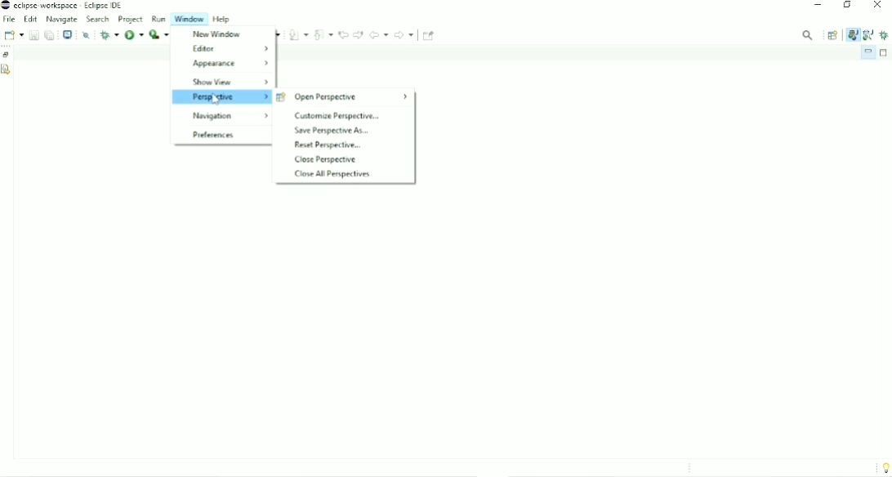  Describe the element at coordinates (98, 19) in the screenshot. I see `Search` at that location.